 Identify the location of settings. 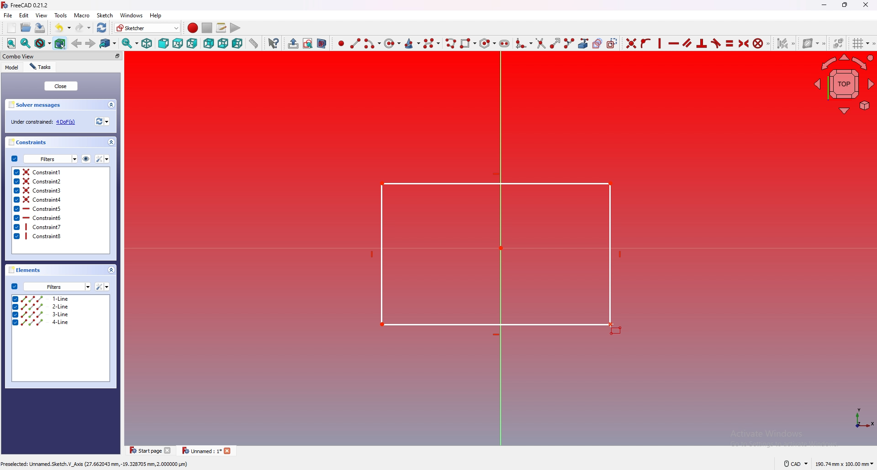
(101, 287).